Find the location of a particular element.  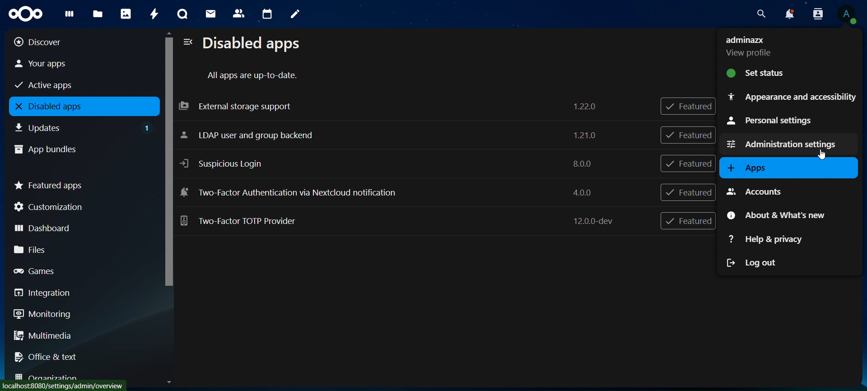

customization is located at coordinates (80, 207).